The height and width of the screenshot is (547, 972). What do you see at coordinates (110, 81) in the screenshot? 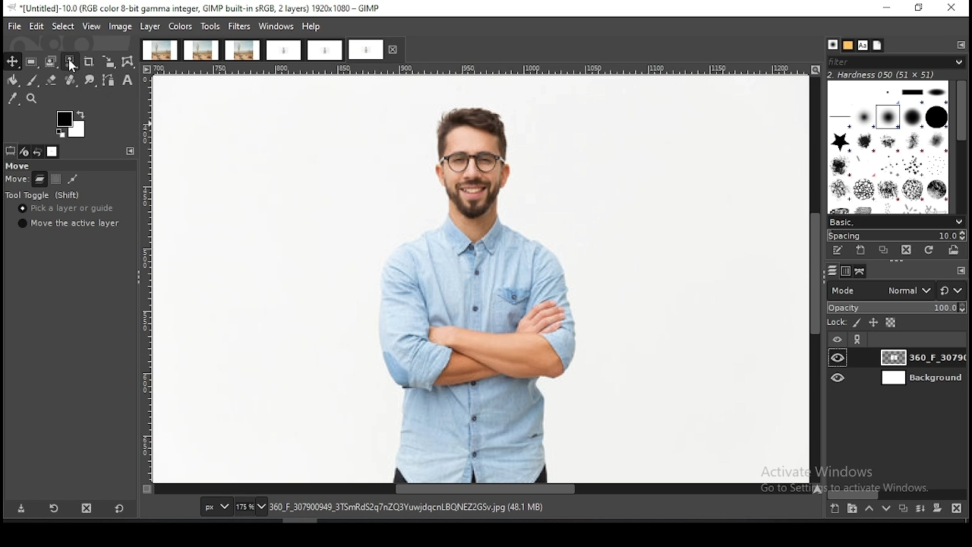
I see `paths tool` at bounding box center [110, 81].